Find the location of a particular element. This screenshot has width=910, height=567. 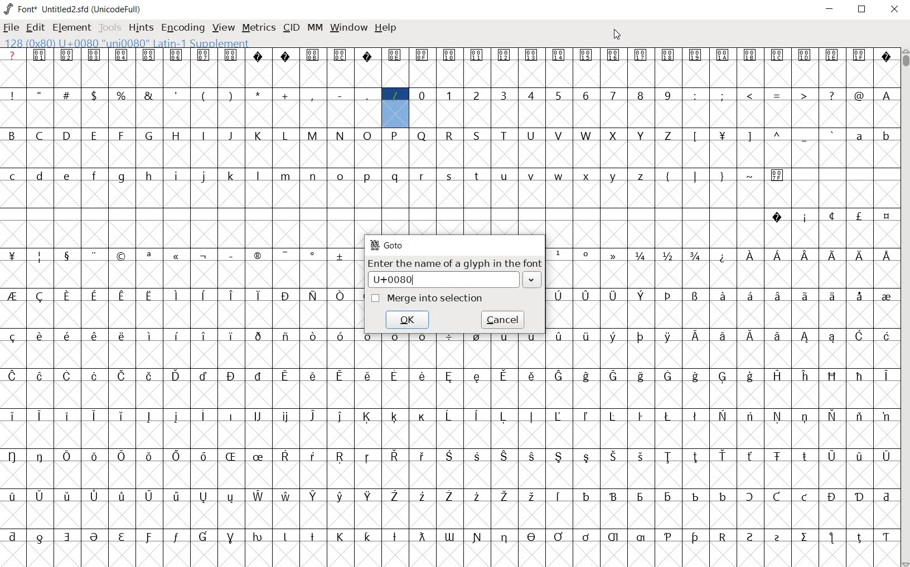

glyph is located at coordinates (204, 96).